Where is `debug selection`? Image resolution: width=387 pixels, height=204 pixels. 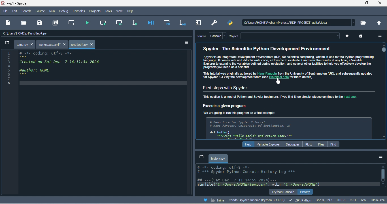
debug selection is located at coordinates (181, 22).